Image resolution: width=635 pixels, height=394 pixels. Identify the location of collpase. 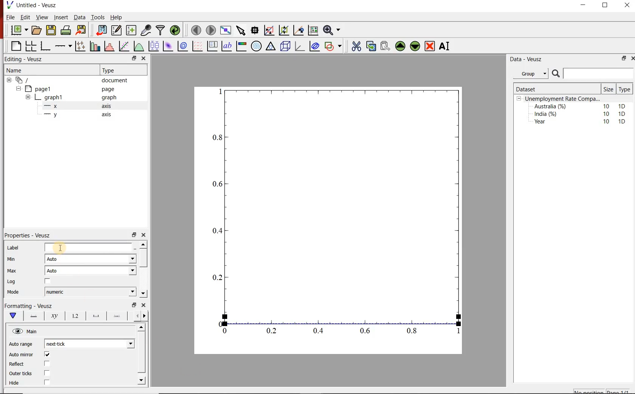
(519, 99).